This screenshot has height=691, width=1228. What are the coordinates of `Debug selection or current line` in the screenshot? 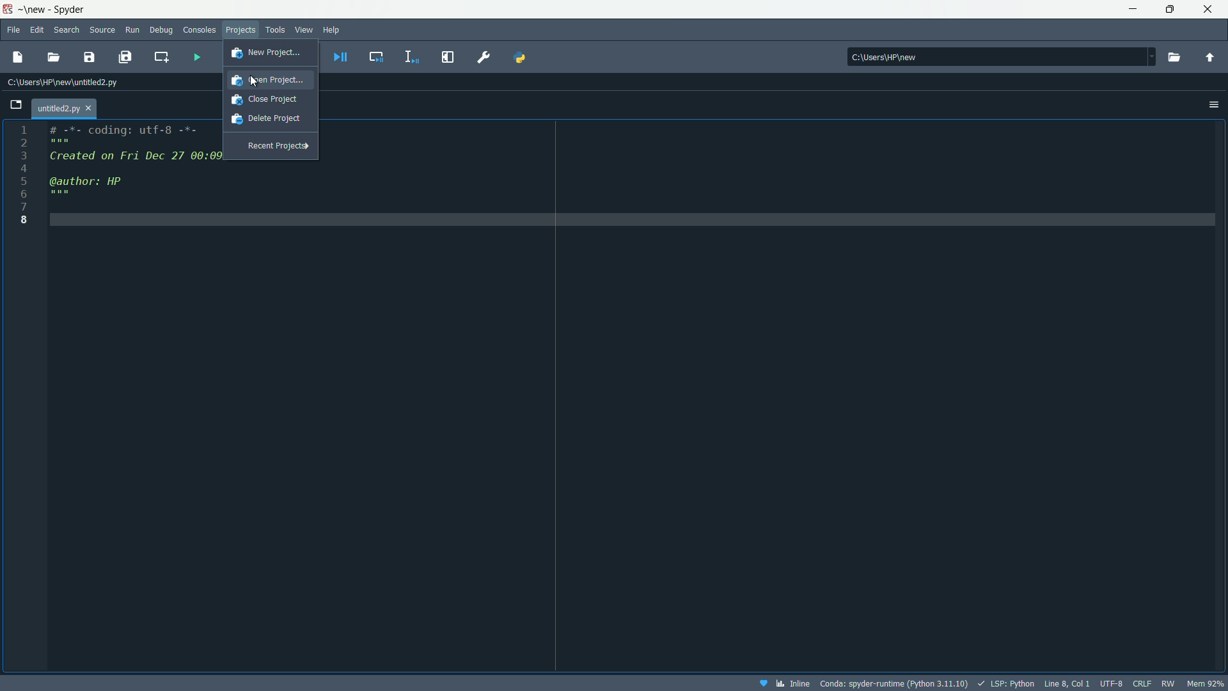 It's located at (412, 56).